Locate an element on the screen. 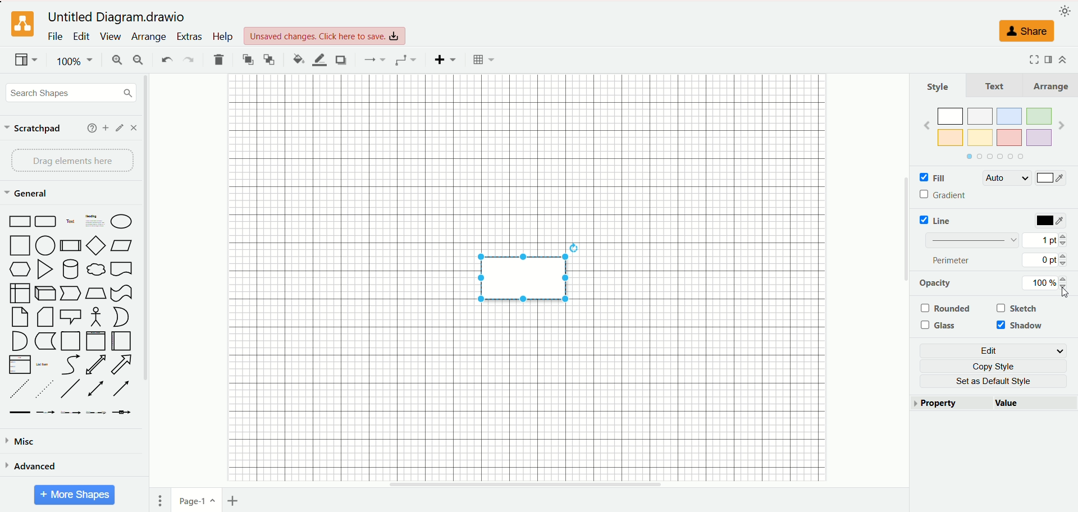 This screenshot has height=512, width=1078. fullscreen is located at coordinates (1032, 59).